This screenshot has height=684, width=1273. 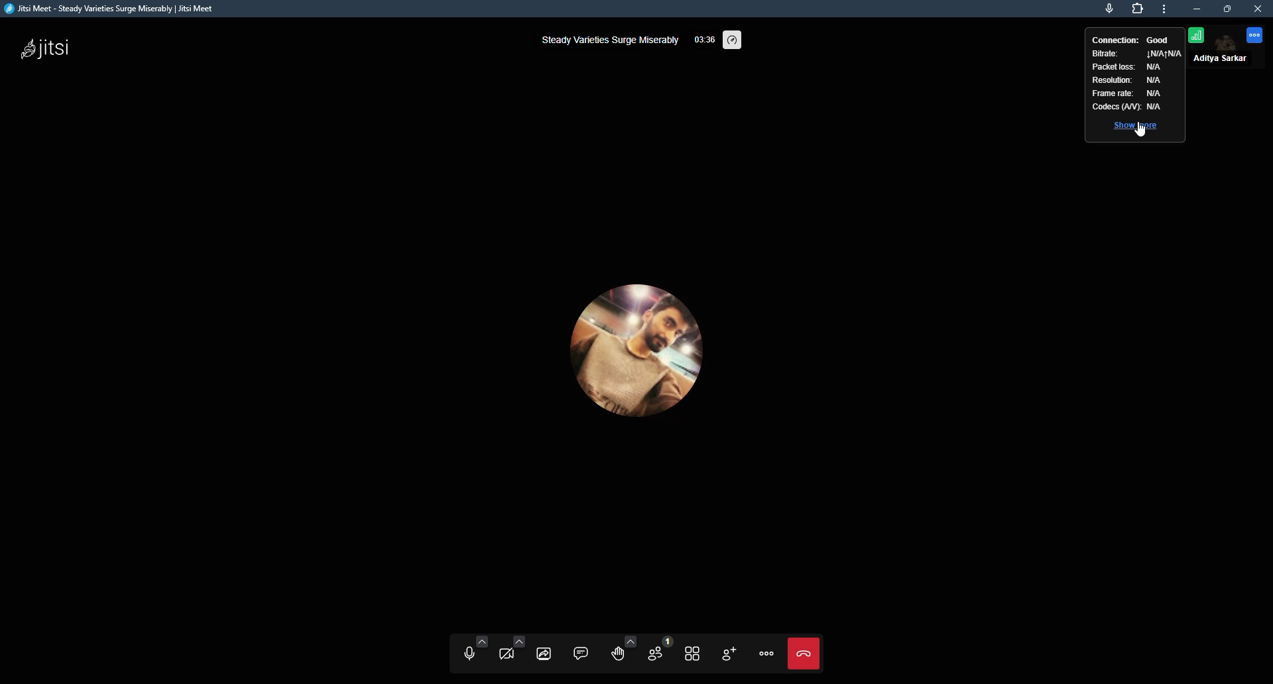 What do you see at coordinates (1197, 36) in the screenshot?
I see `connection` at bounding box center [1197, 36].